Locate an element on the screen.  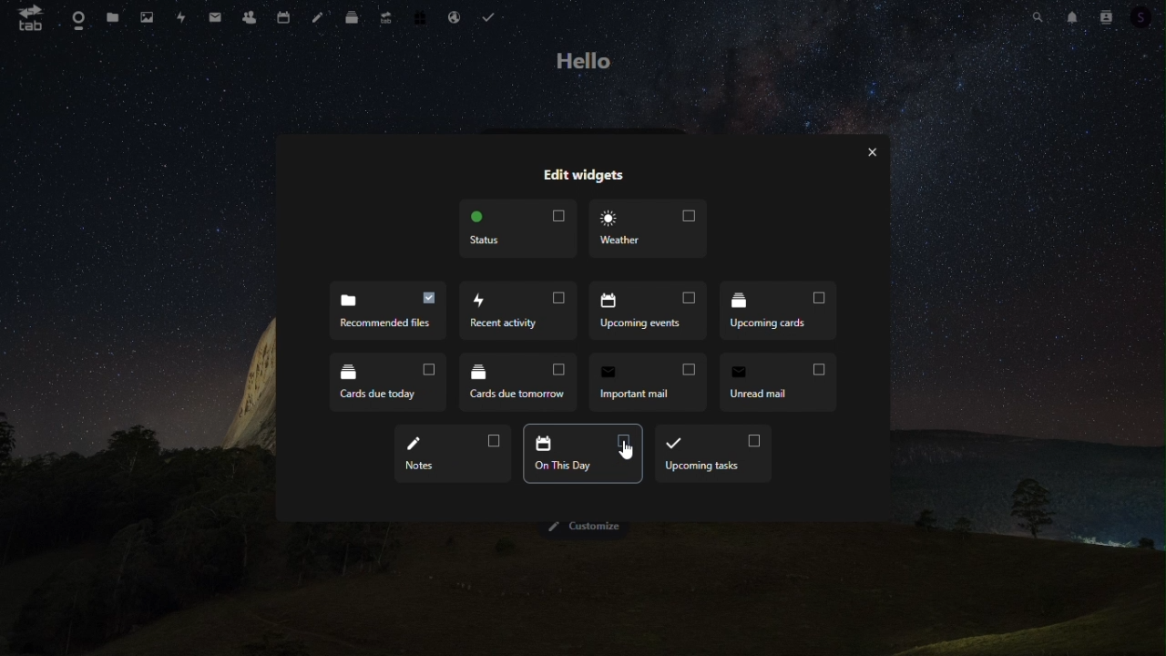
upcoming cards is located at coordinates (649, 313).